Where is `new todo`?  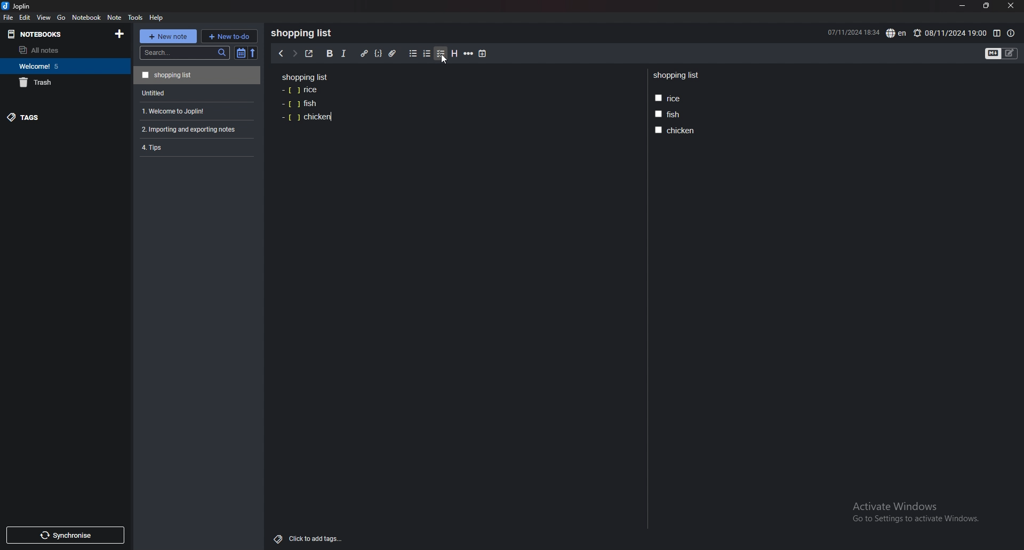
new todo is located at coordinates (229, 36).